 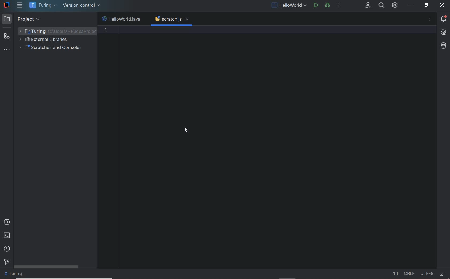 I want to click on scrollbar, so click(x=47, y=267).